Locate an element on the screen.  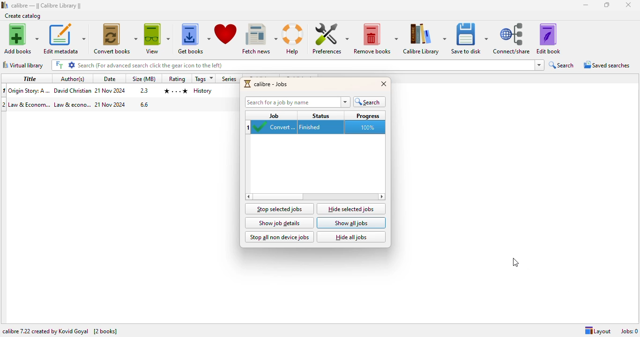
convert books is located at coordinates (115, 39).